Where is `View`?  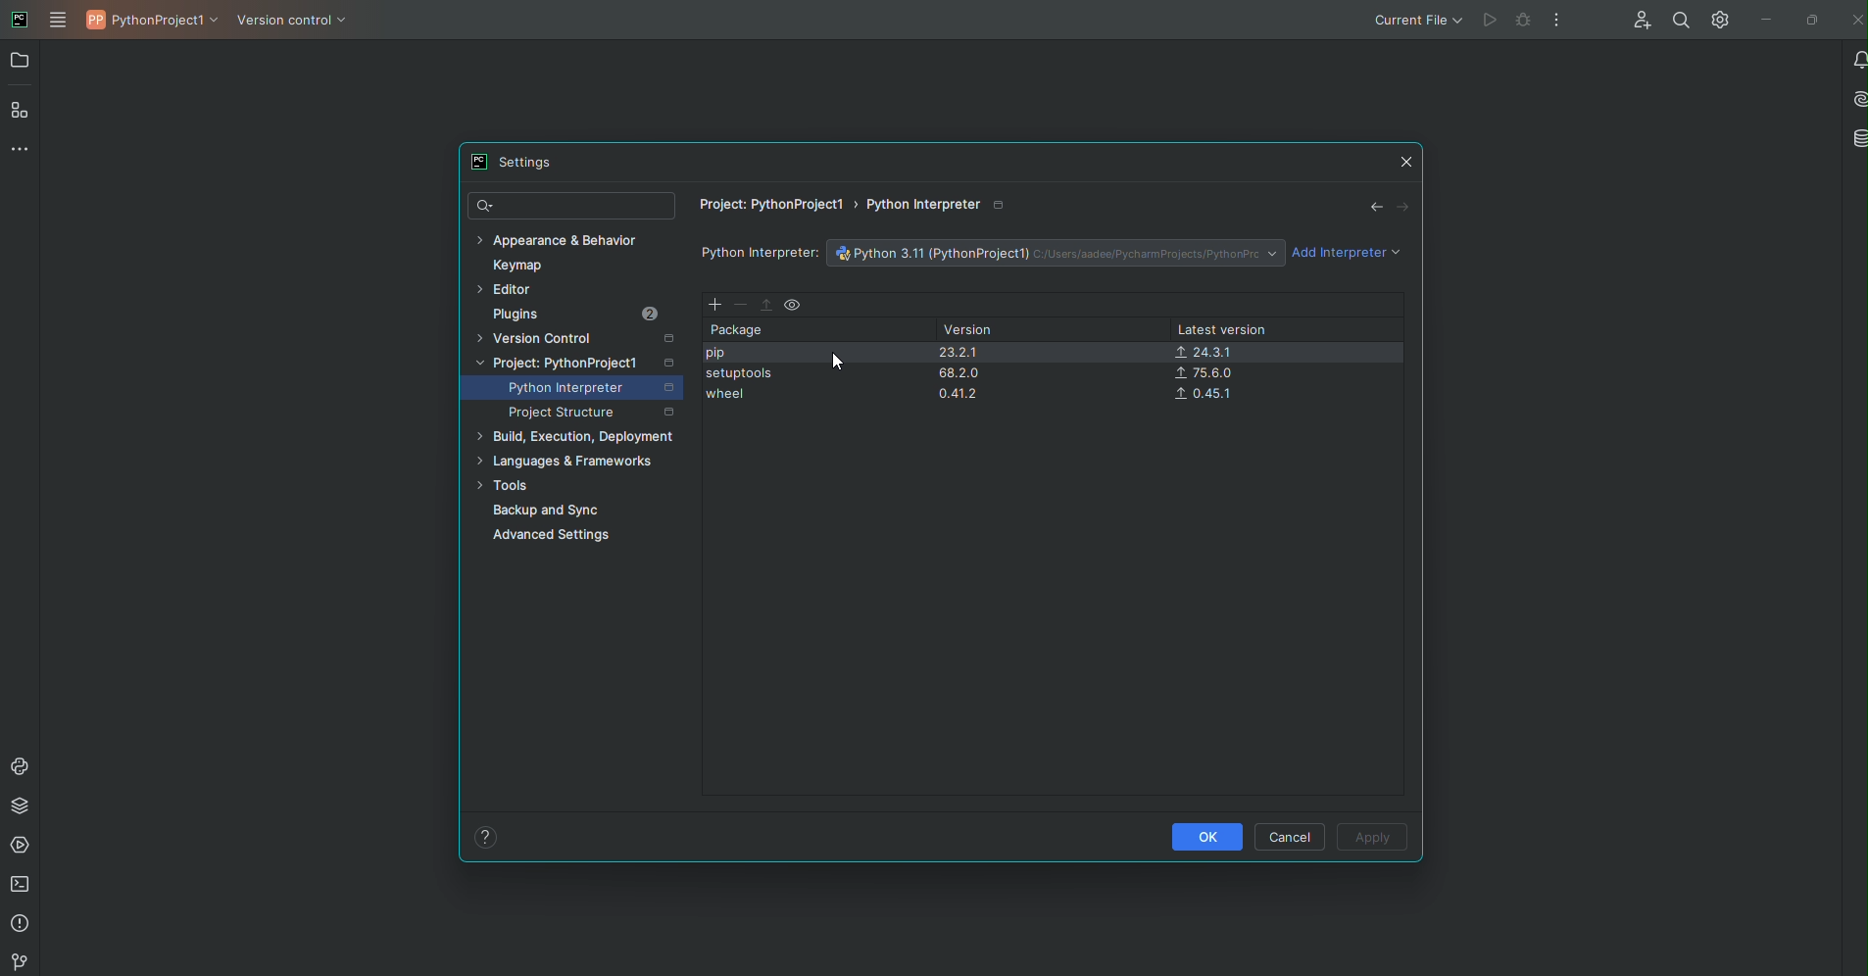 View is located at coordinates (795, 305).